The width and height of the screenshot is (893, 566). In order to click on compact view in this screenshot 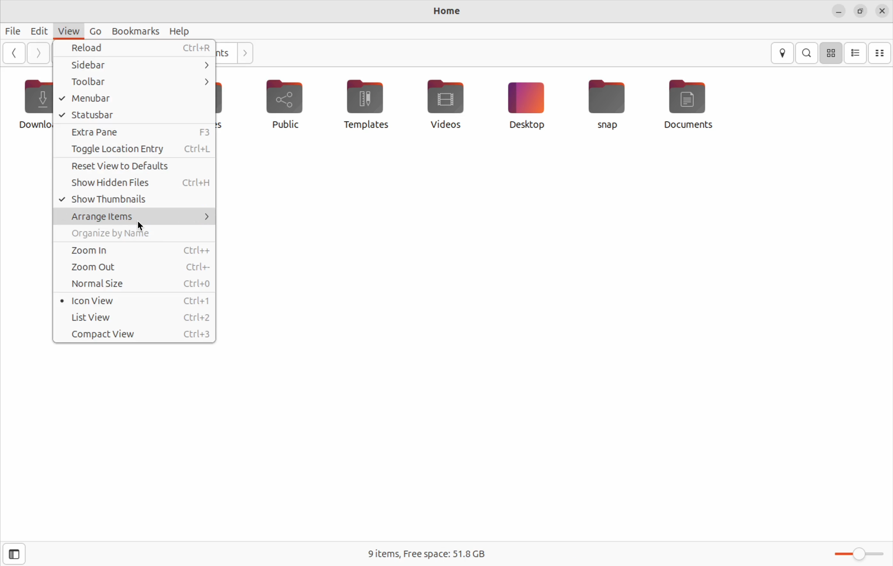, I will do `click(880, 53)`.